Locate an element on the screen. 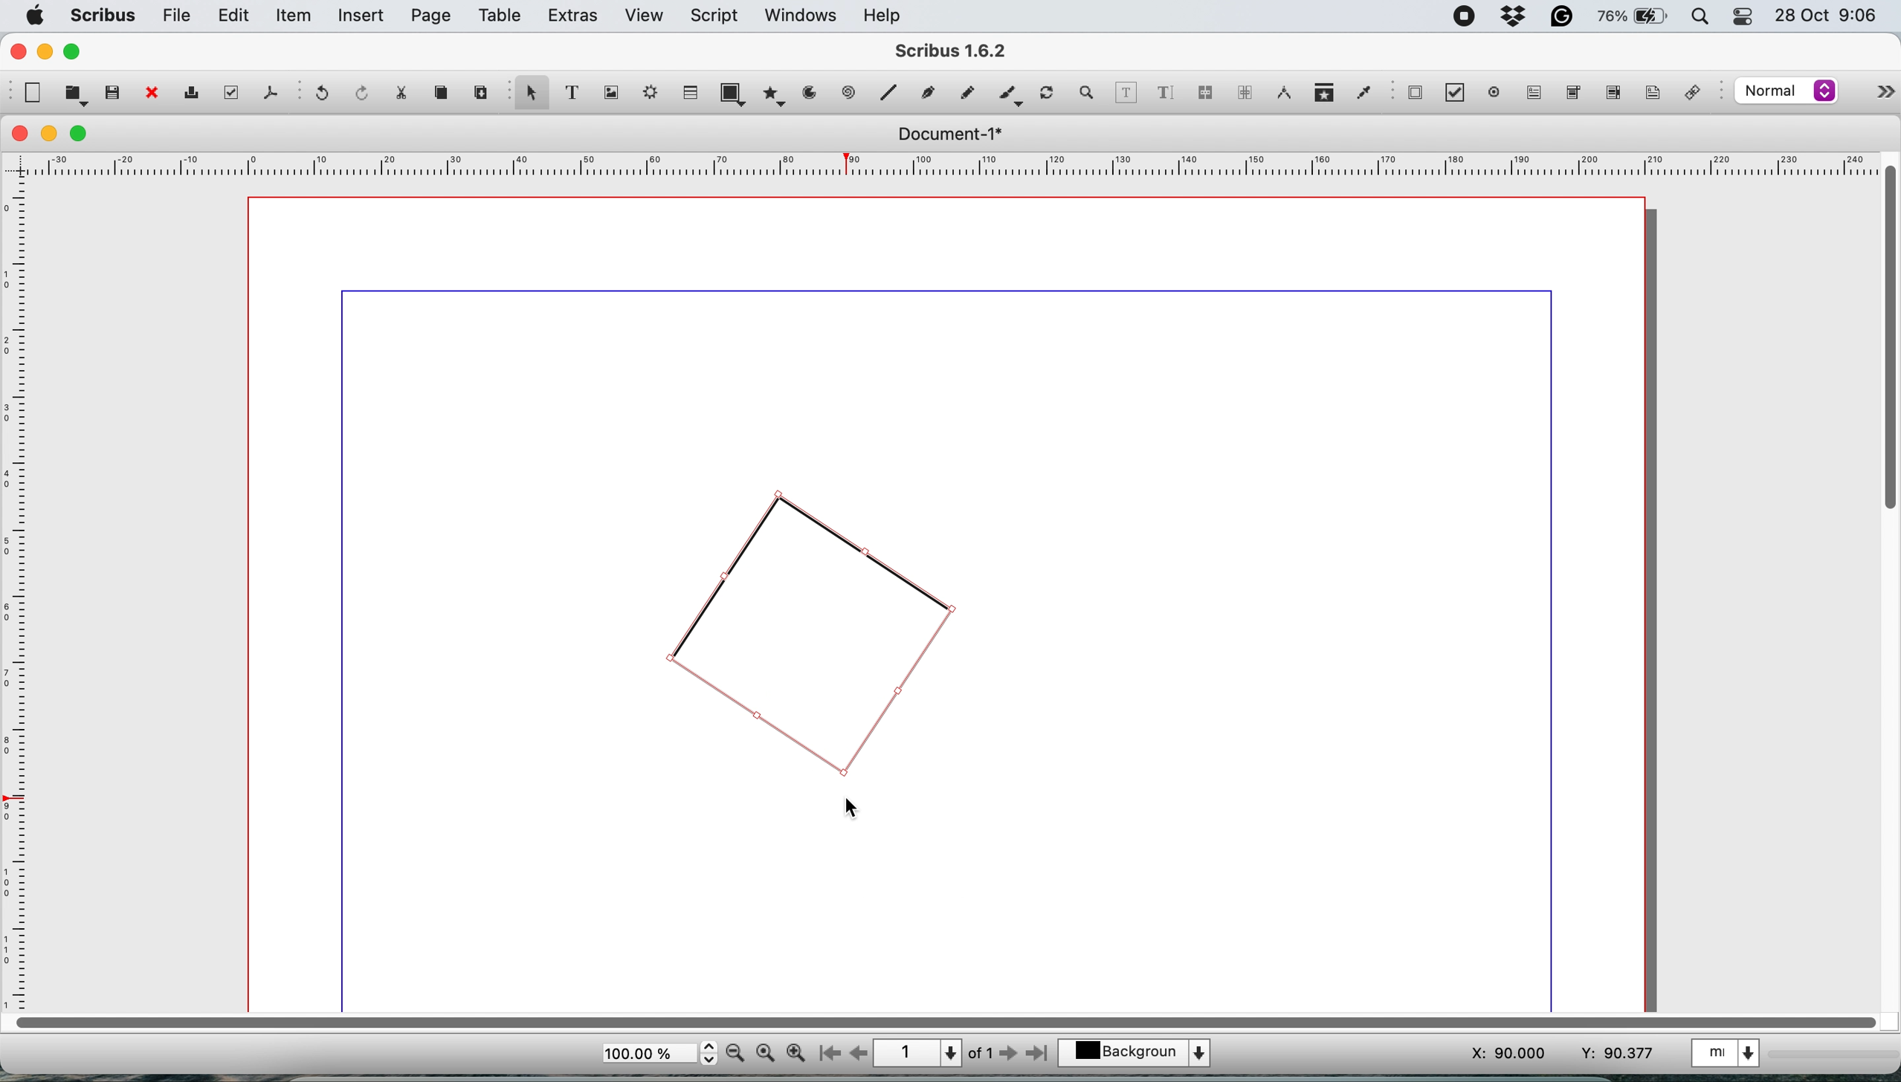 The width and height of the screenshot is (1901, 1082). spotlight search is located at coordinates (1695, 17).